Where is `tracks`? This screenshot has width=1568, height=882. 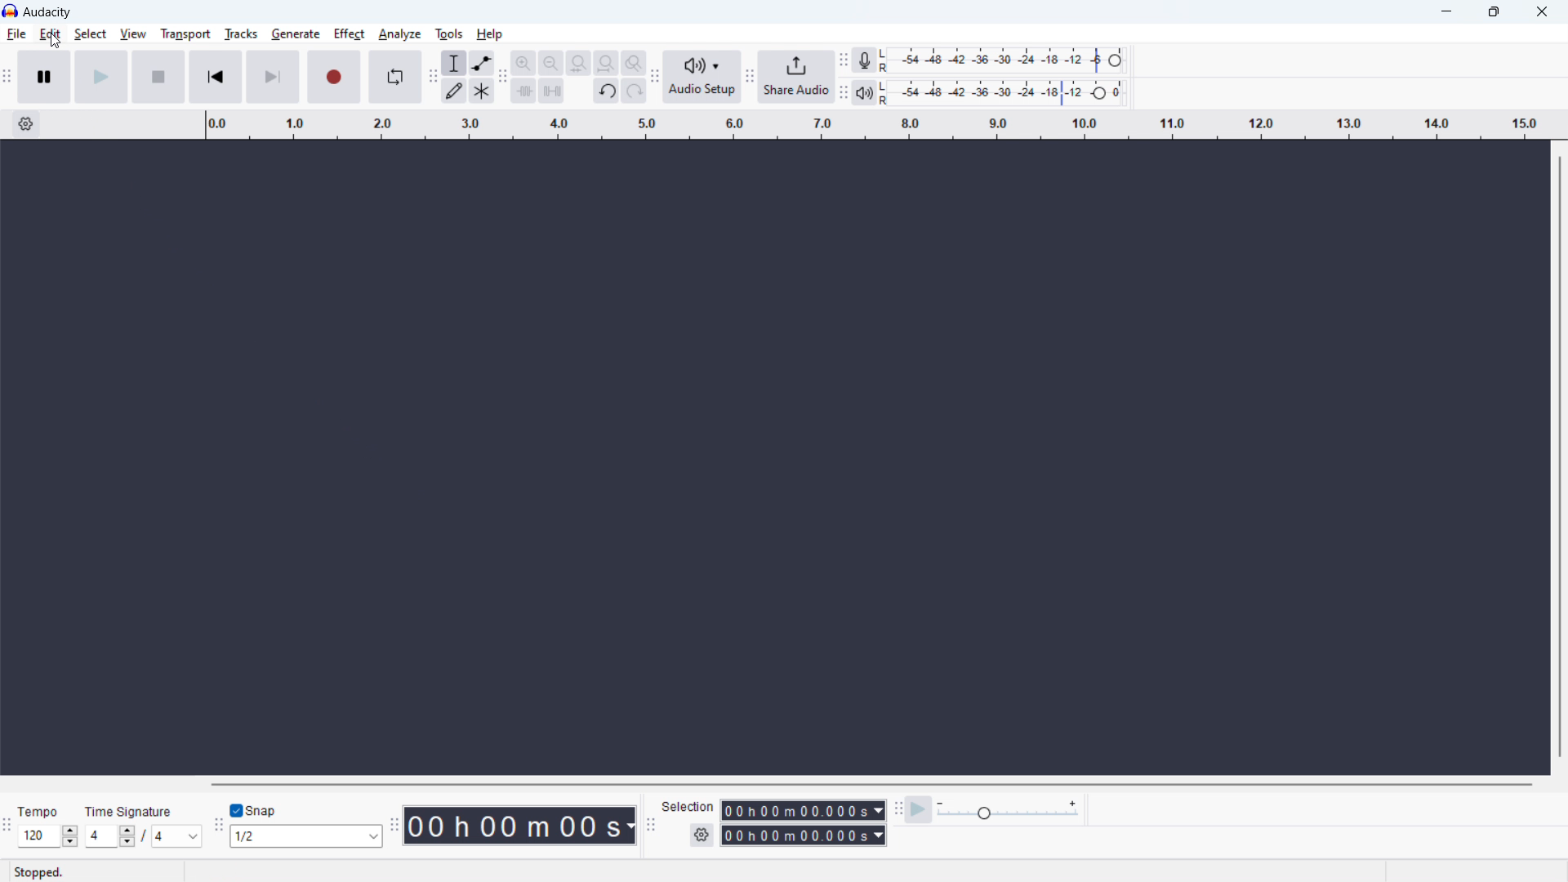
tracks is located at coordinates (240, 33).